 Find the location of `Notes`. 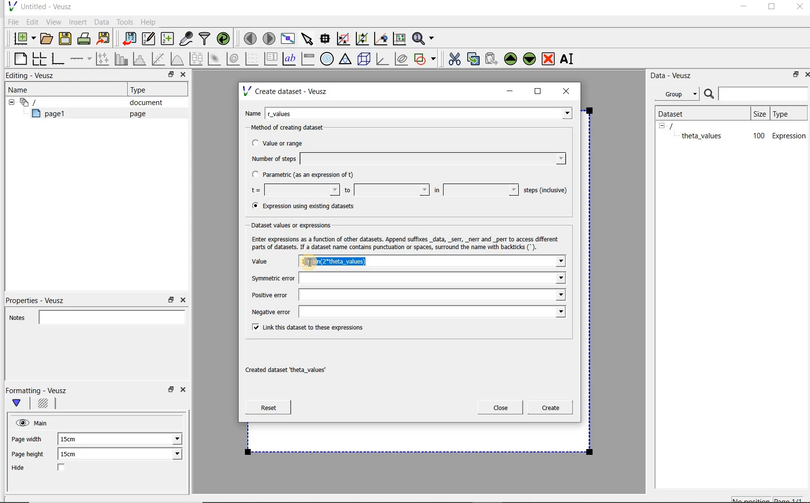

Notes is located at coordinates (94, 316).